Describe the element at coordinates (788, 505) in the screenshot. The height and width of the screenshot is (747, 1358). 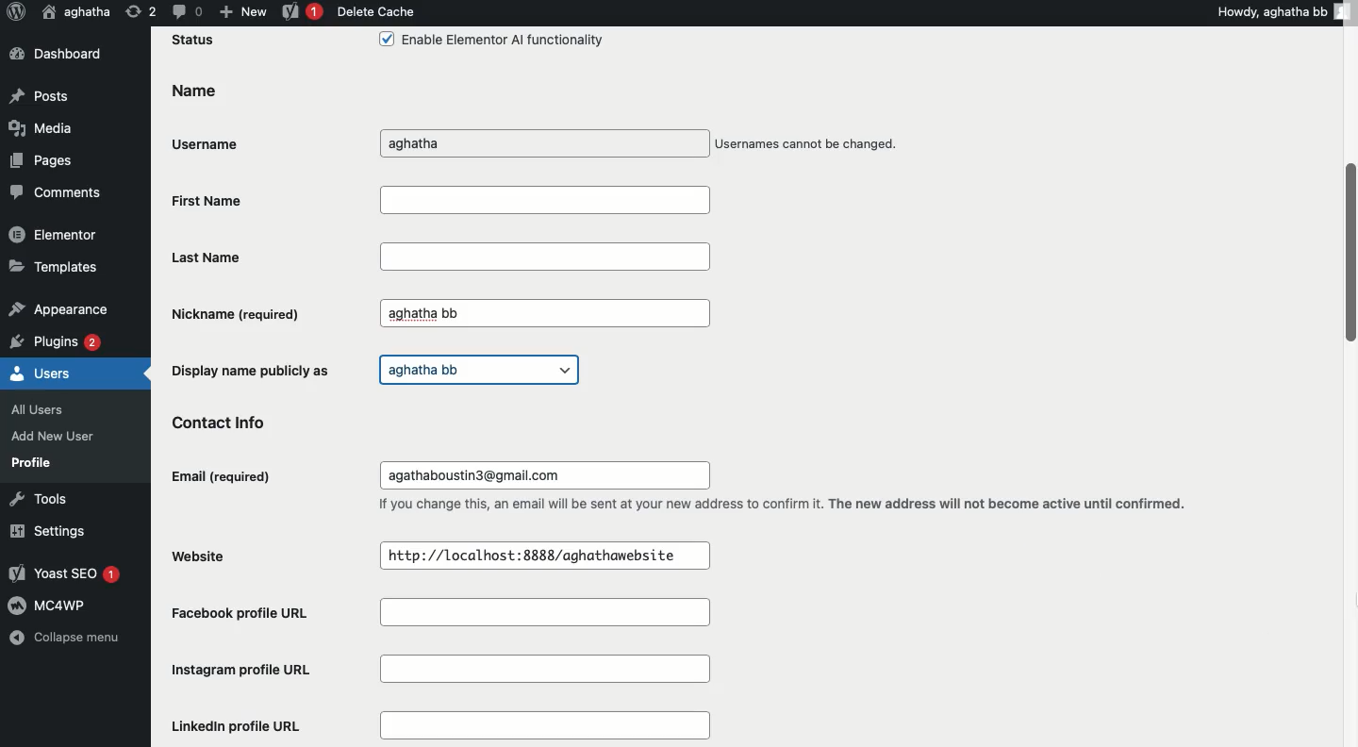
I see `If you change this, an email will be sent at your new address to confirm it. The new address will not become active until confirmed.` at that location.